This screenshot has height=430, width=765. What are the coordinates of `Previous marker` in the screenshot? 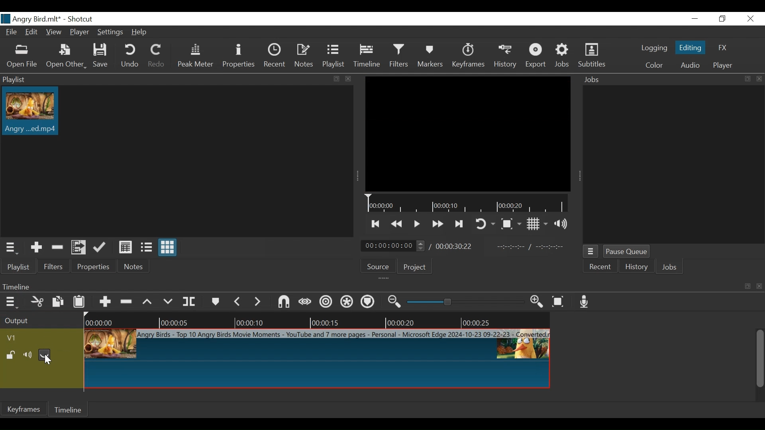 It's located at (237, 301).